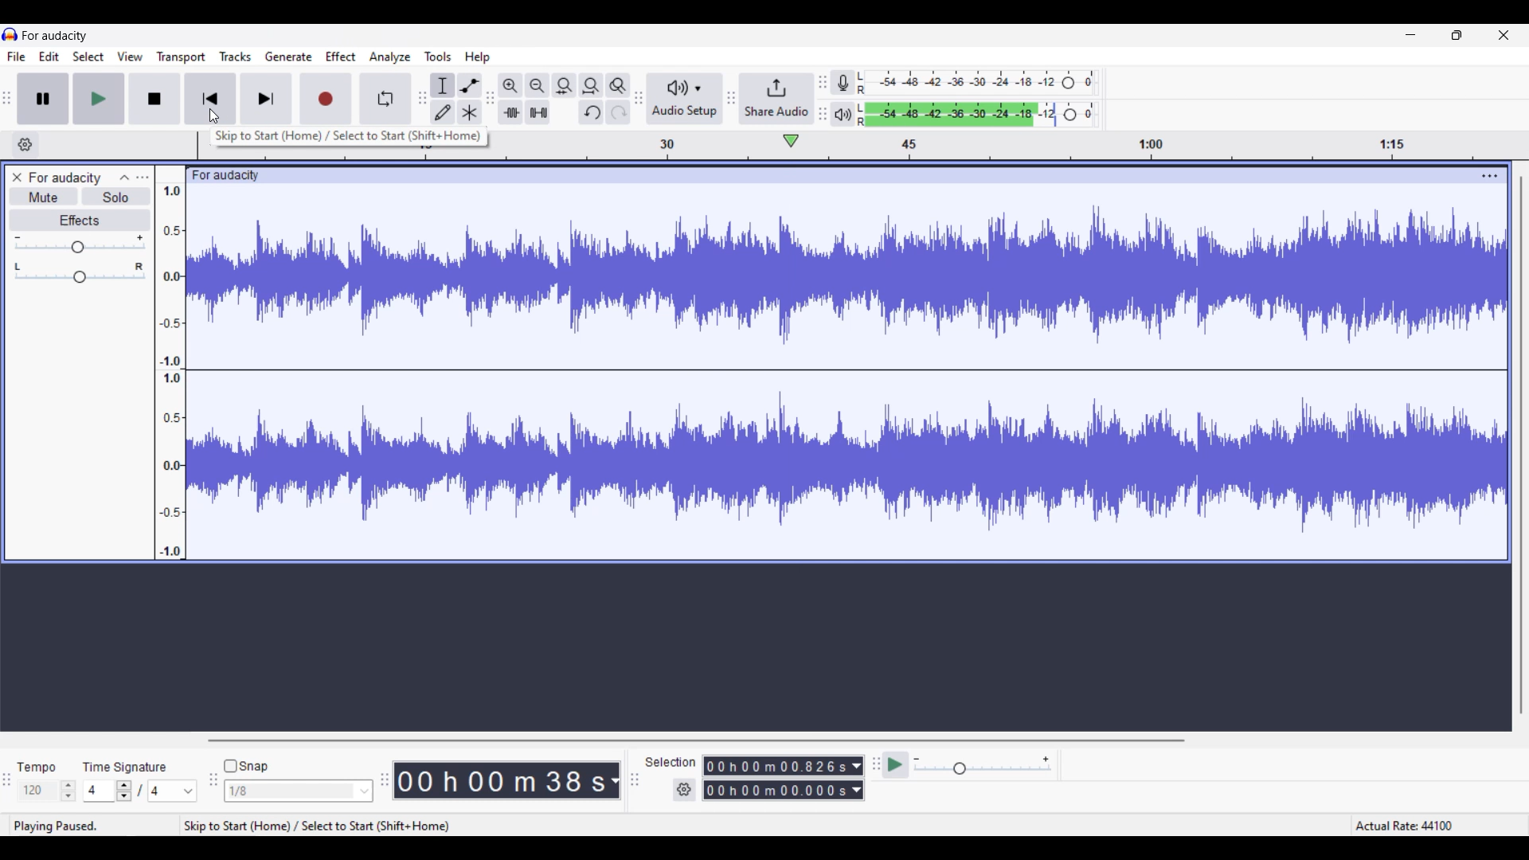 This screenshot has width=1529, height=860. What do you see at coordinates (830, 175) in the screenshot?
I see `click to drag` at bounding box center [830, 175].